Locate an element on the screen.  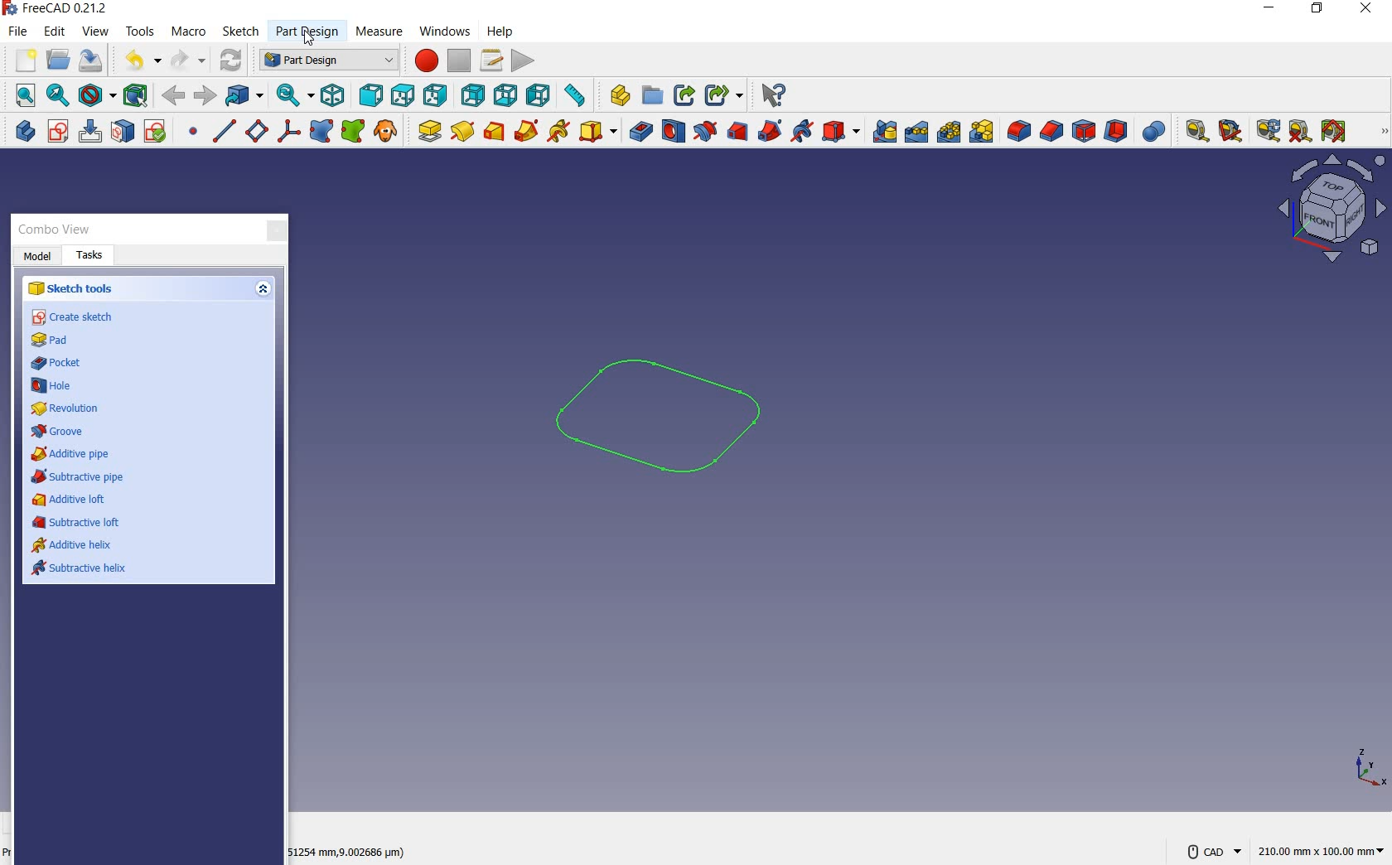
221.93mm x 100.00mm is located at coordinates (1320, 850).